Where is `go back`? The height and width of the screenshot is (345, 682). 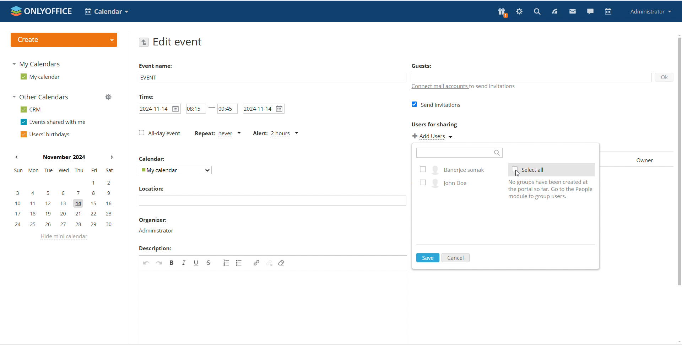
go back is located at coordinates (144, 42).